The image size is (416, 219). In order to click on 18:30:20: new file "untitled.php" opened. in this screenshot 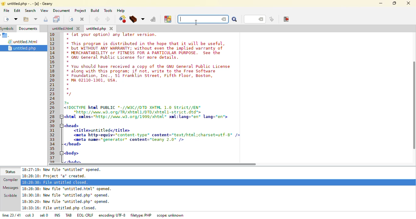, I will do `click(66, 202)`.